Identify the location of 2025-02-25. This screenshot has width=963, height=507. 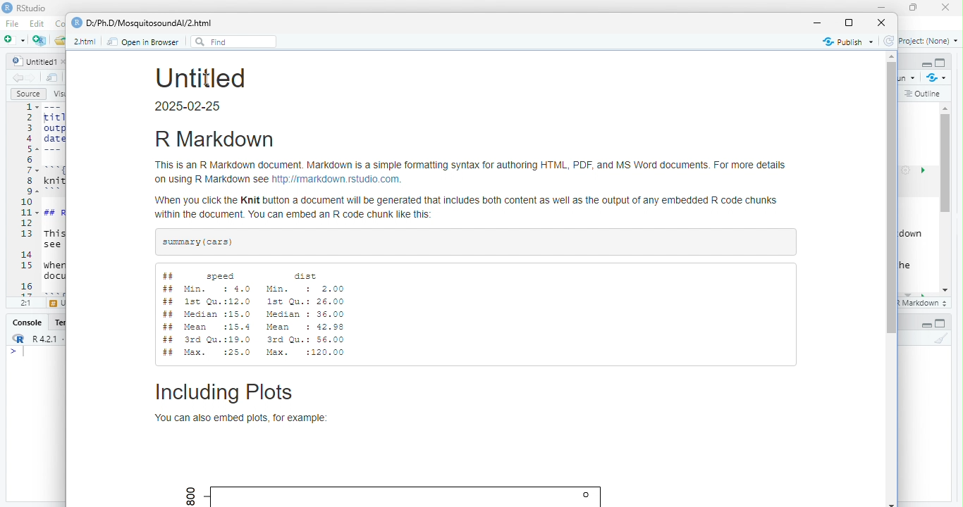
(190, 106).